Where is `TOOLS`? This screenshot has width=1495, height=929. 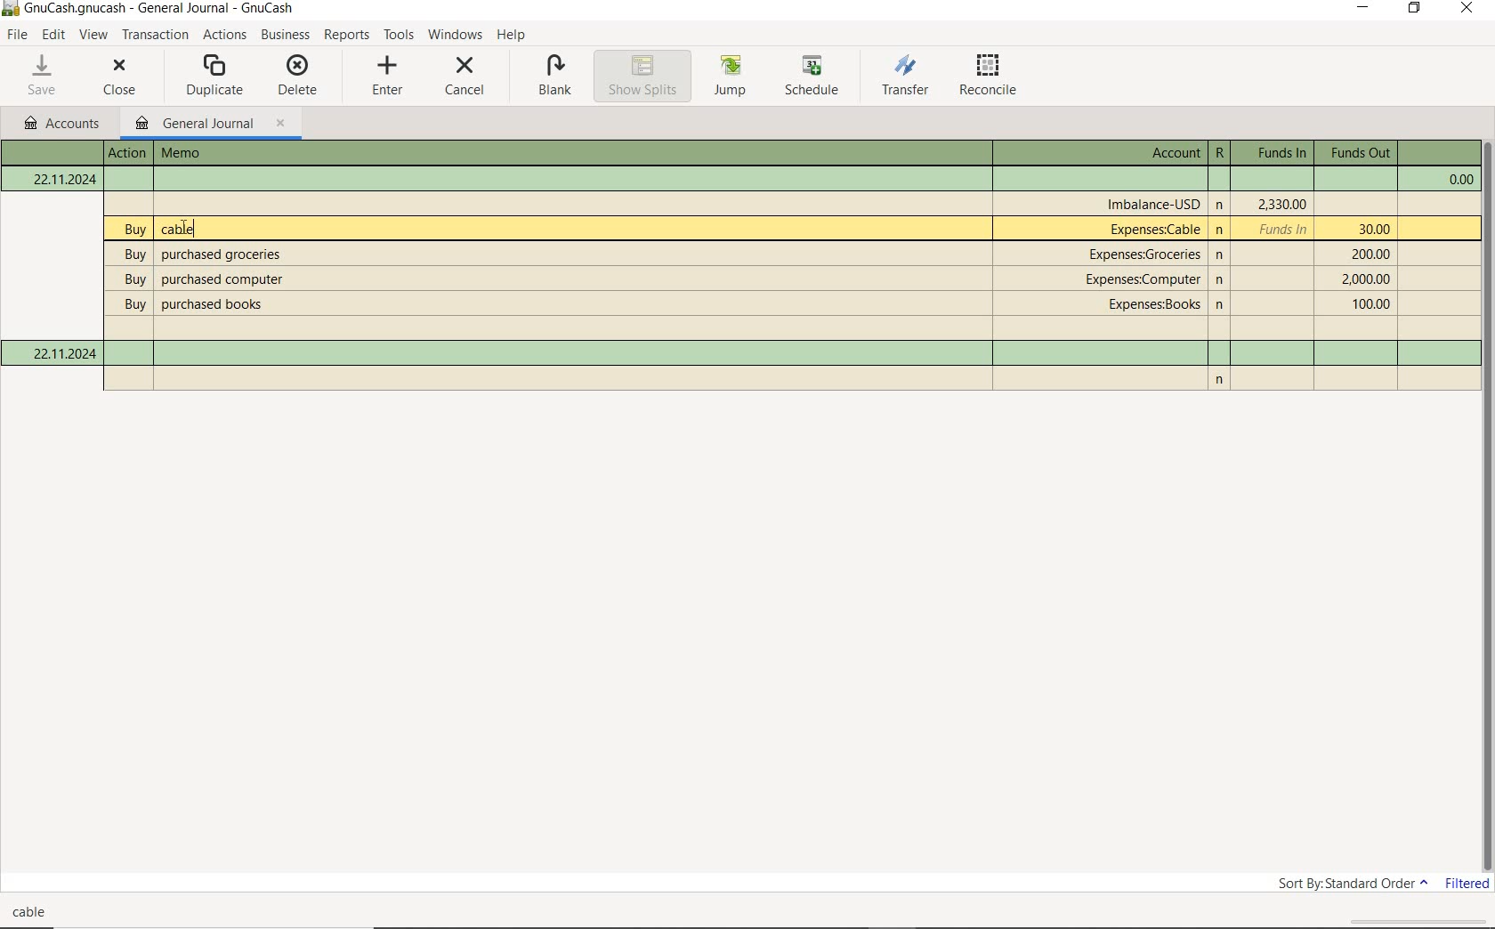 TOOLS is located at coordinates (399, 36).